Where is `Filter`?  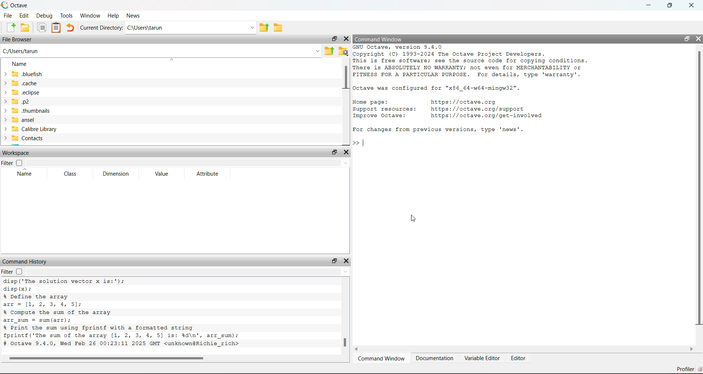
Filter is located at coordinates (7, 272).